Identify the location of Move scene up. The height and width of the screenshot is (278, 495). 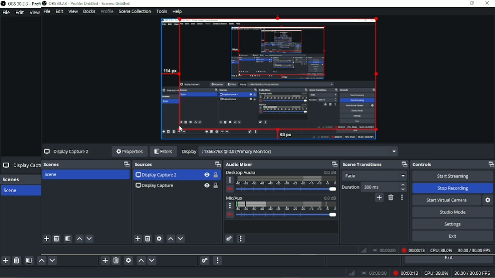
(42, 260).